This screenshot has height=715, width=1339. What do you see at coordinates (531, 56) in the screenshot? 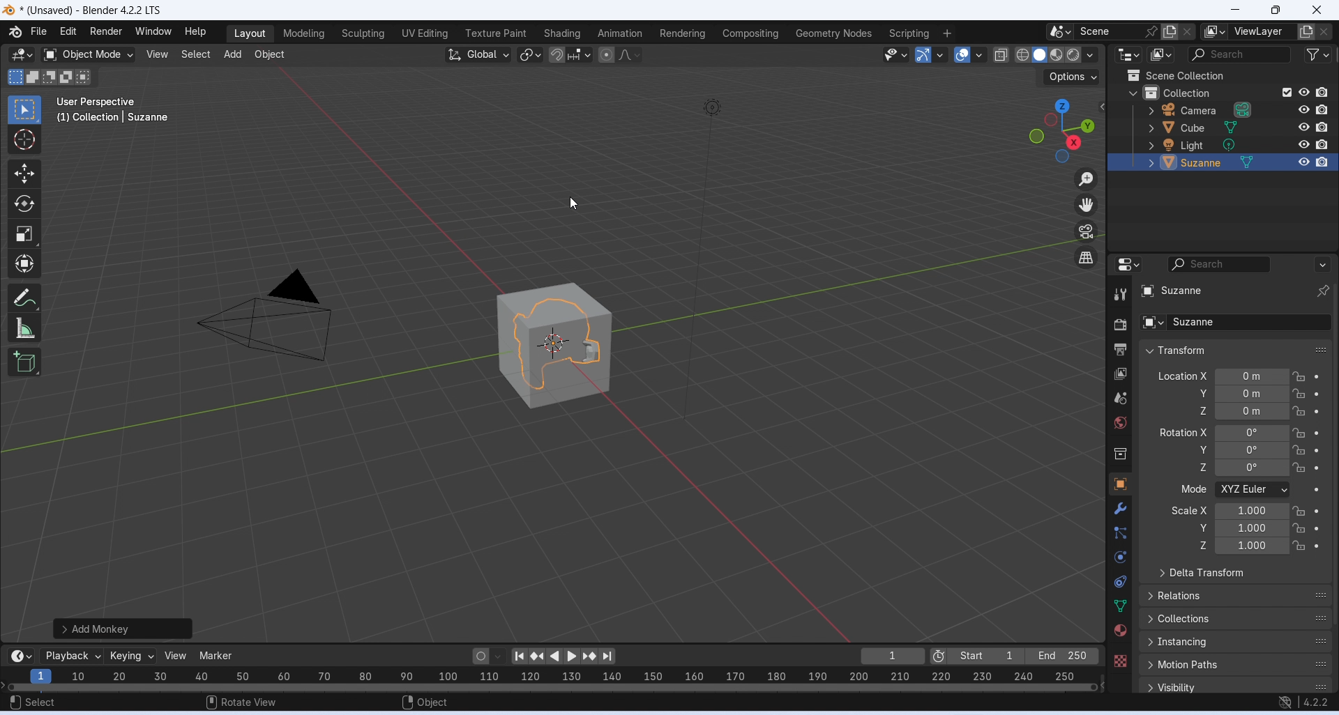
I see `transform pivot point` at bounding box center [531, 56].